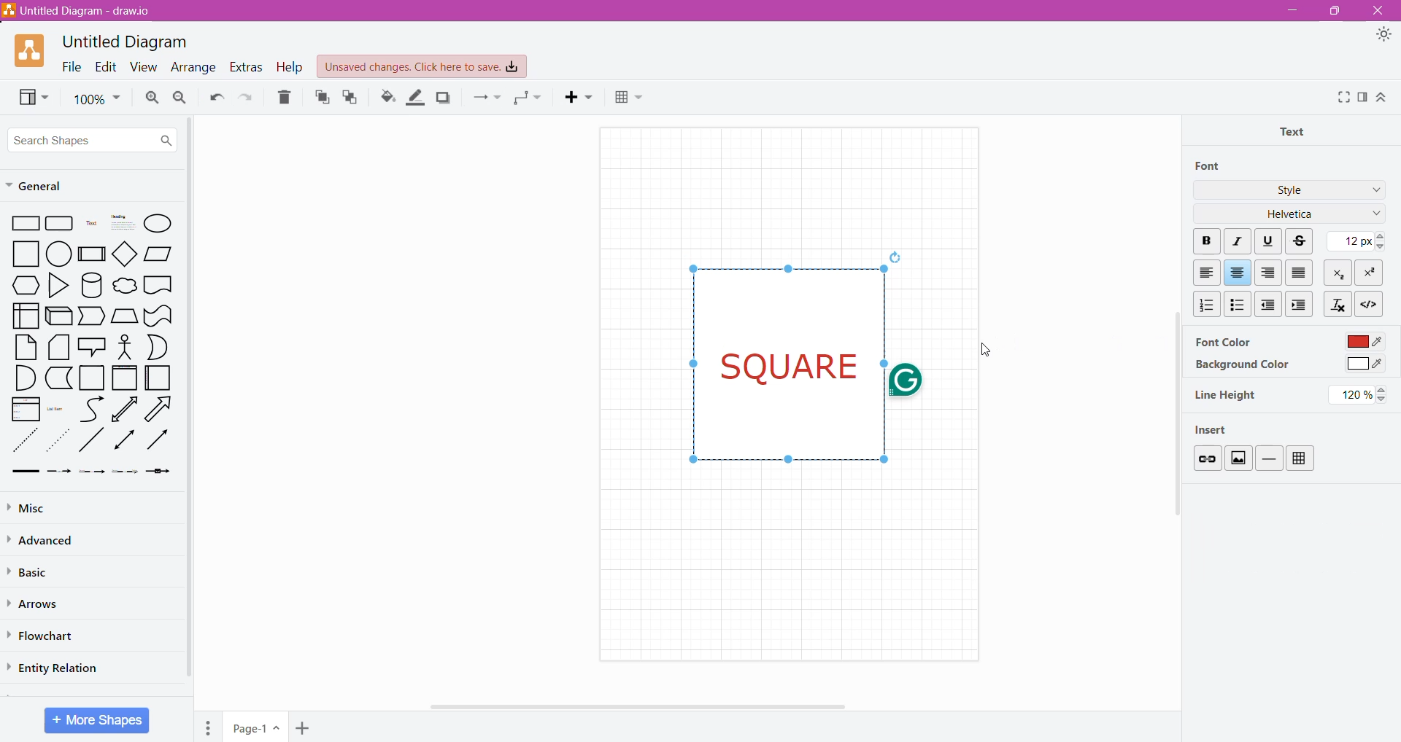  What do you see at coordinates (125, 441) in the screenshot?
I see `Double Arrow ` at bounding box center [125, 441].